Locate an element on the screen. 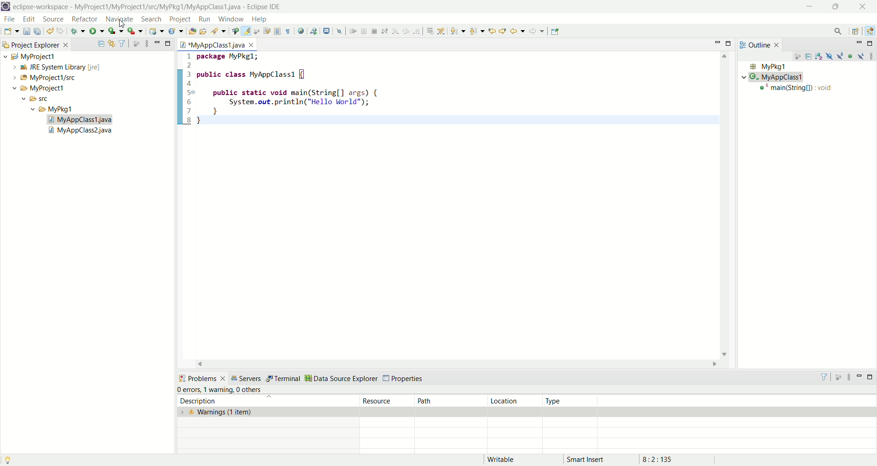 Image resolution: width=877 pixels, height=466 pixels. 8: 2: 135 is located at coordinates (668, 459).